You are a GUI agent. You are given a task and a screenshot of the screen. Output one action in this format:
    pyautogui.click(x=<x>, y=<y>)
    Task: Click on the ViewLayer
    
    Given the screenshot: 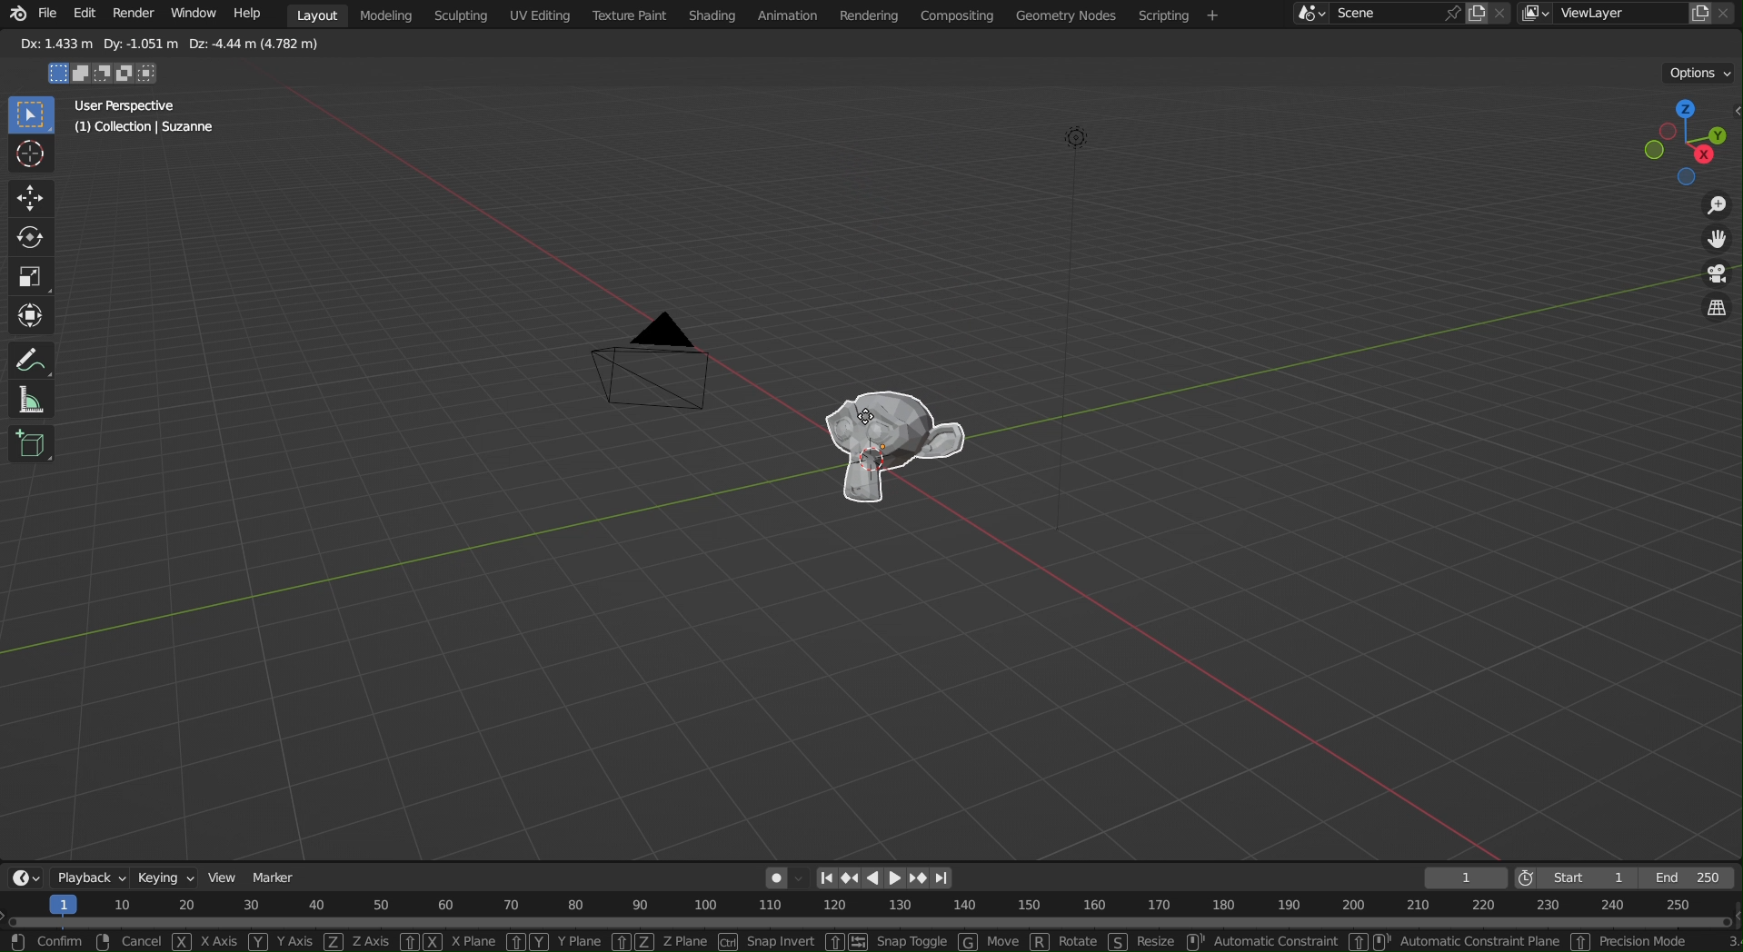 What is the action you would take?
    pyautogui.click(x=1616, y=14)
    